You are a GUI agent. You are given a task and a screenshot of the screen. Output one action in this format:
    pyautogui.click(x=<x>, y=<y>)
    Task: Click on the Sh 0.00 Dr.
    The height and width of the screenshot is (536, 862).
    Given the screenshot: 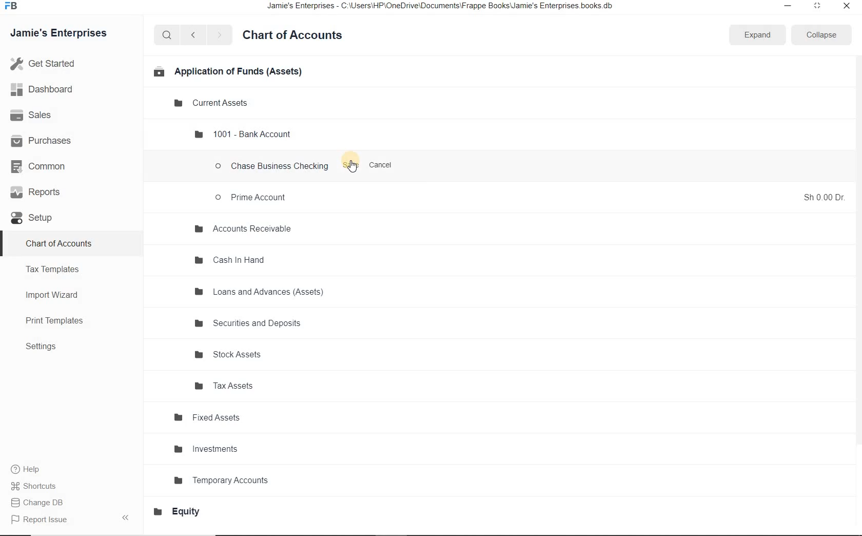 What is the action you would take?
    pyautogui.click(x=825, y=197)
    